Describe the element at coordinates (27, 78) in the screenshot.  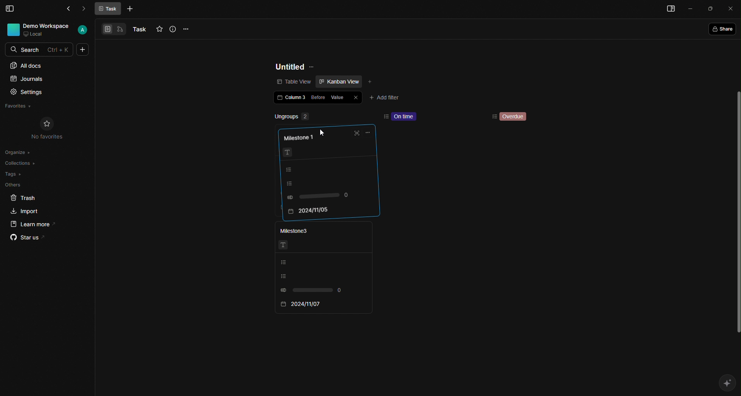
I see `Journals` at that location.